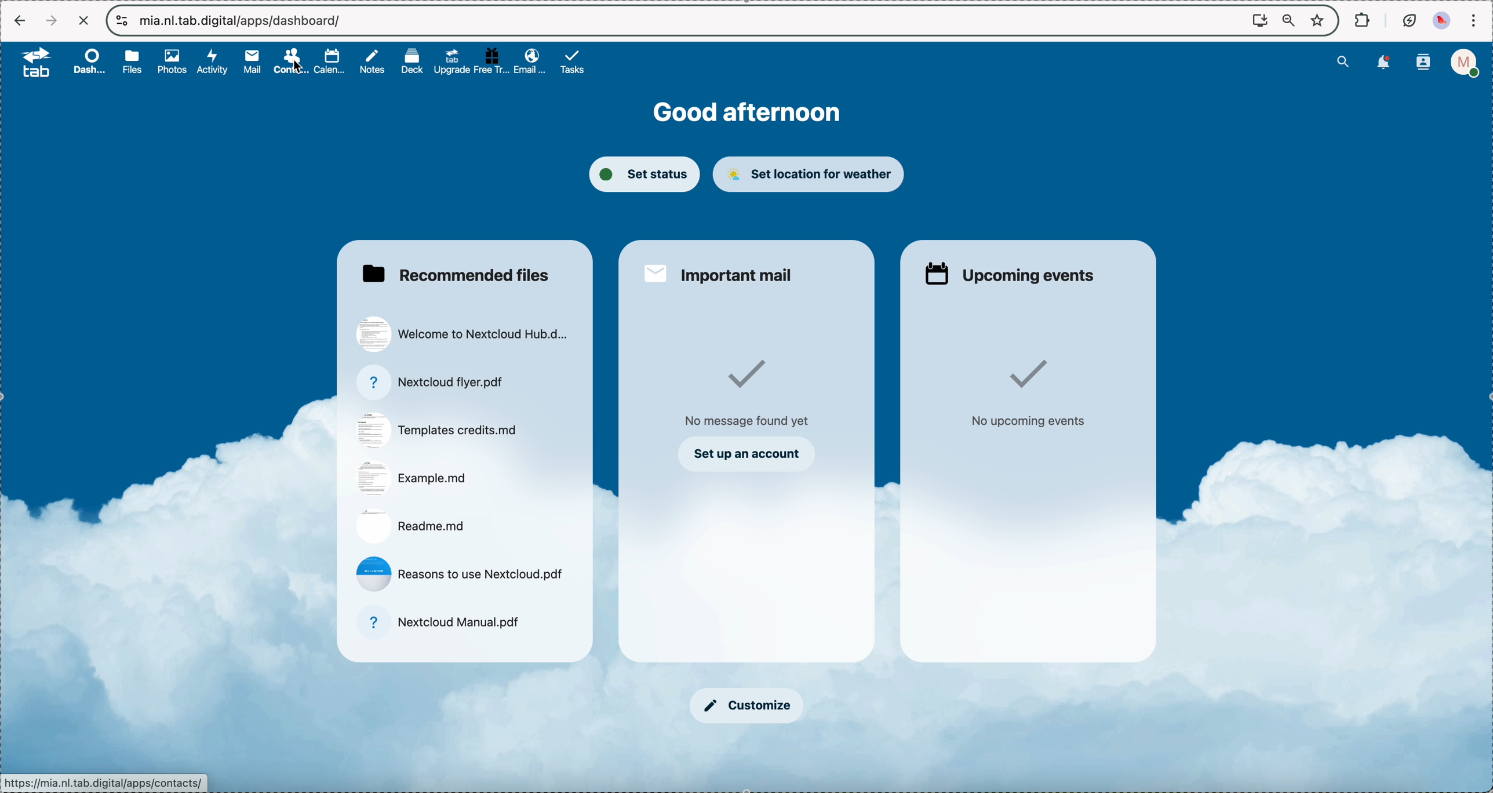 The width and height of the screenshot is (1493, 793). What do you see at coordinates (107, 782) in the screenshot?
I see `URL` at bounding box center [107, 782].